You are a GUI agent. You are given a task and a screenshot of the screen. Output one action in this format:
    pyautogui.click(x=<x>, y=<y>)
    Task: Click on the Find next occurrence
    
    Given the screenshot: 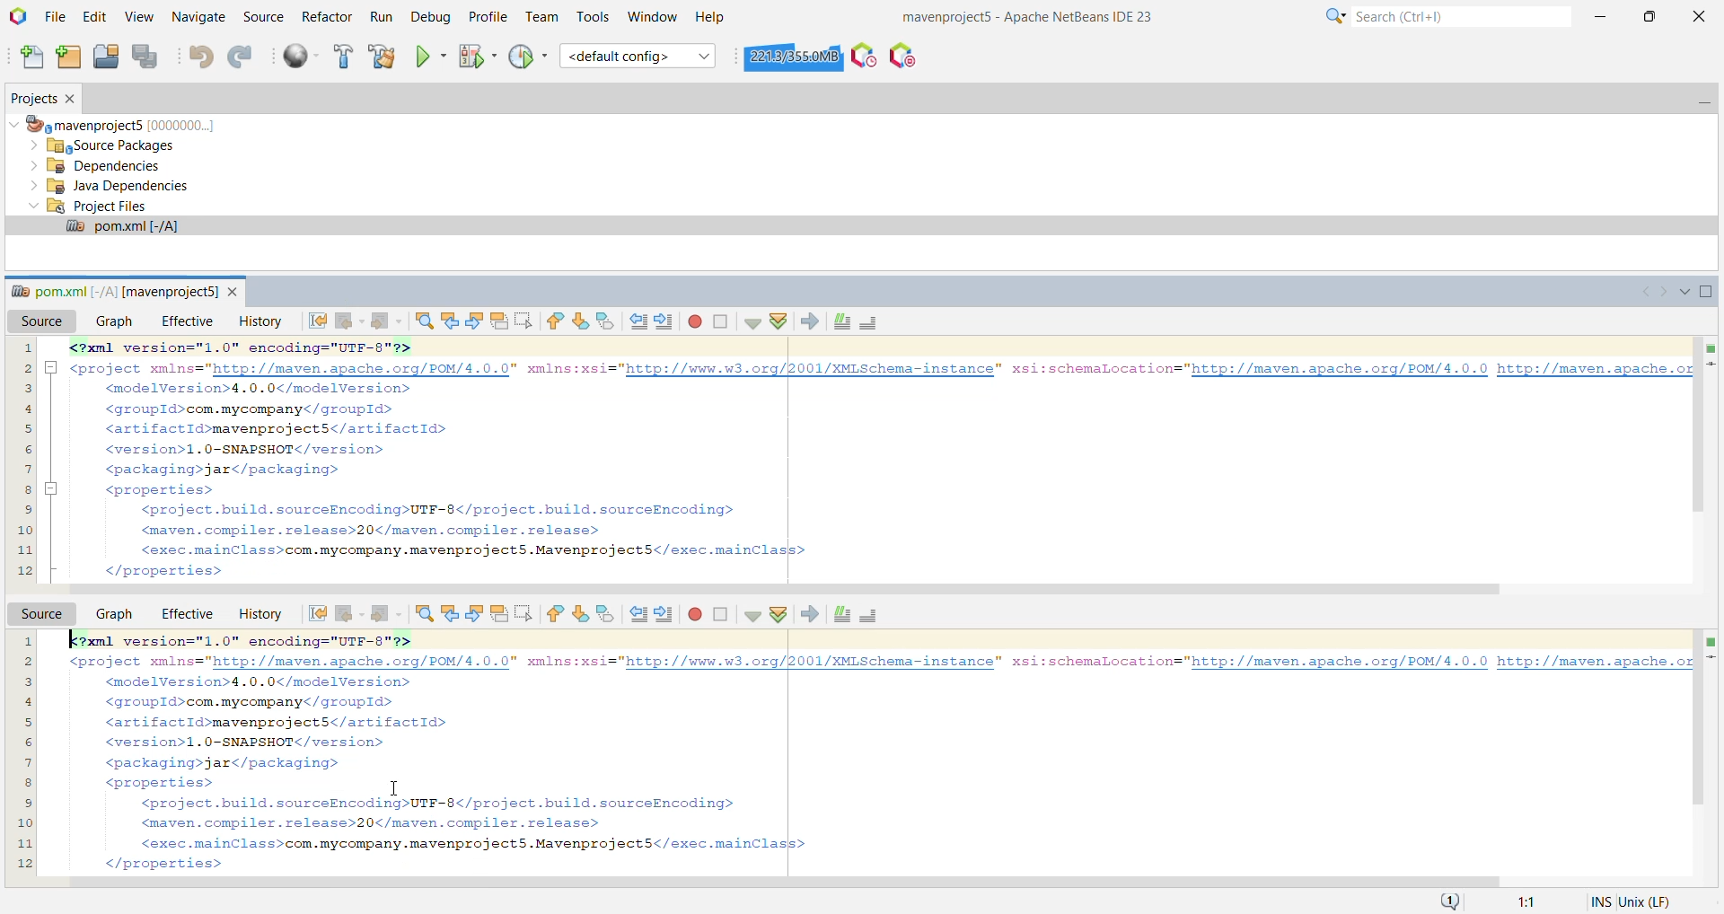 What is the action you would take?
    pyautogui.click(x=476, y=321)
    